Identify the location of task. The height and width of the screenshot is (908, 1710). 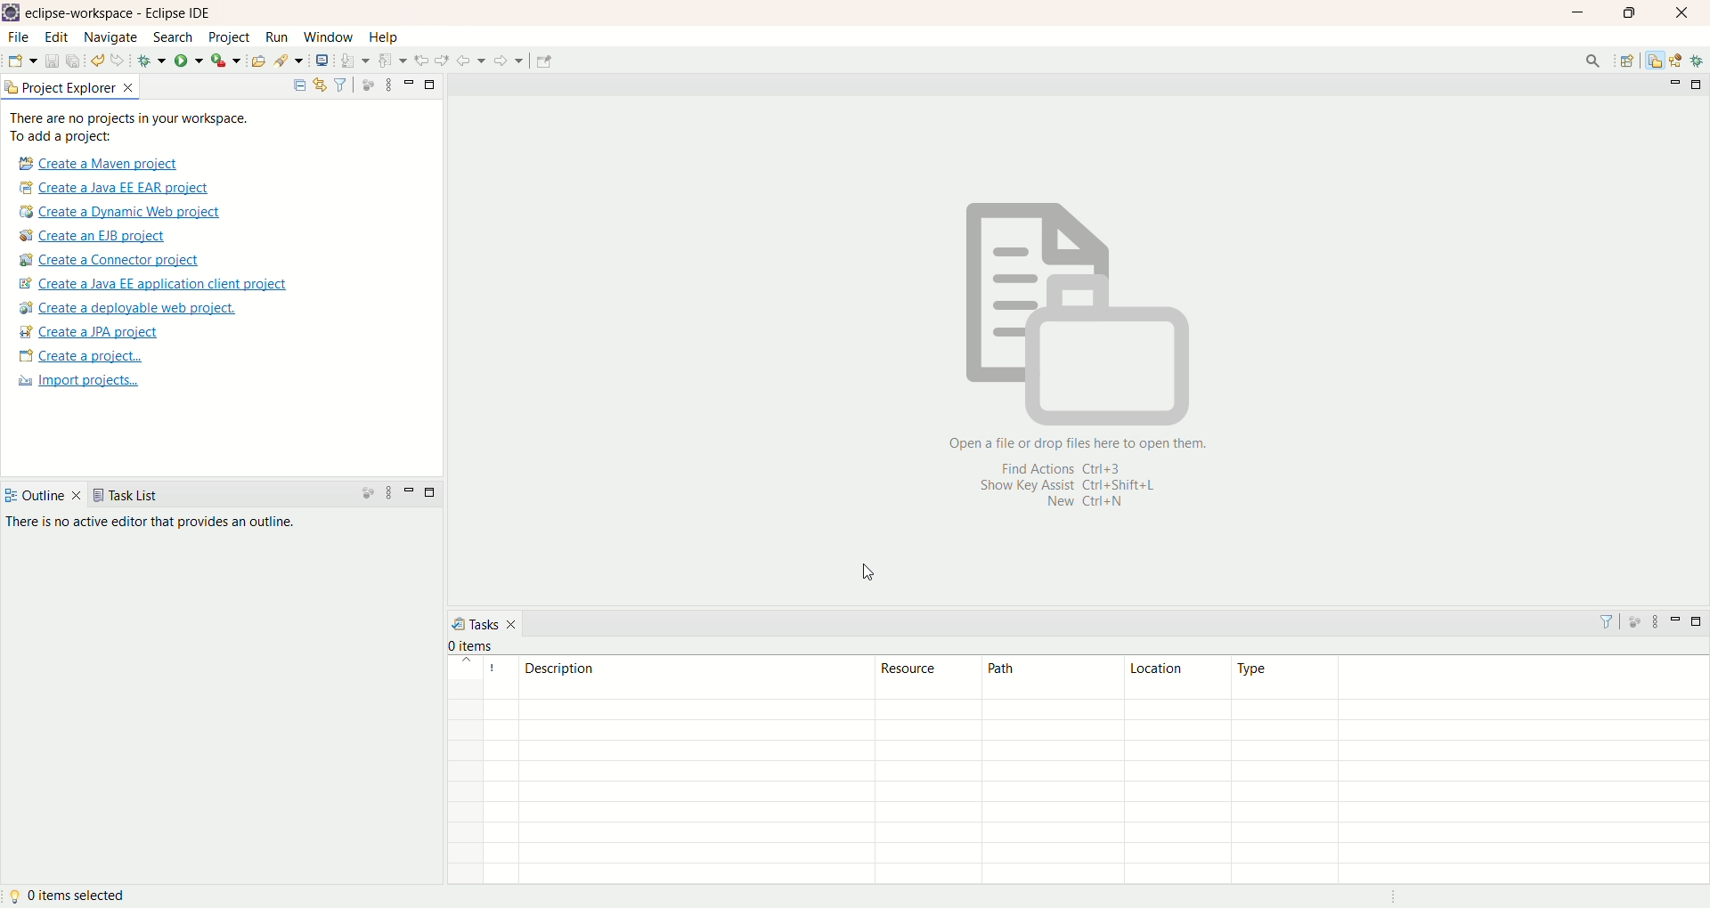
(1606, 623).